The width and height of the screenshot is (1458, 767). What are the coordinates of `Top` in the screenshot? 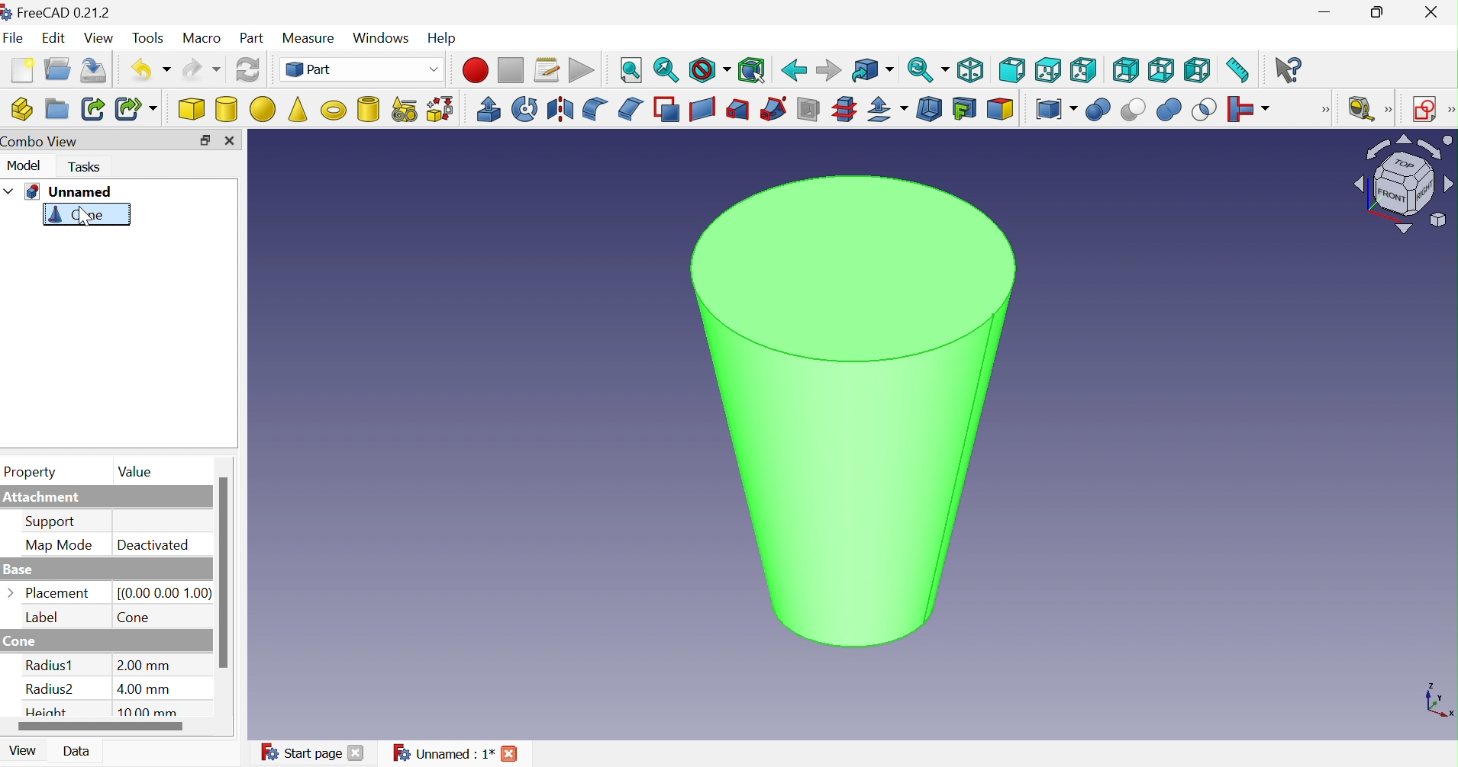 It's located at (1050, 71).